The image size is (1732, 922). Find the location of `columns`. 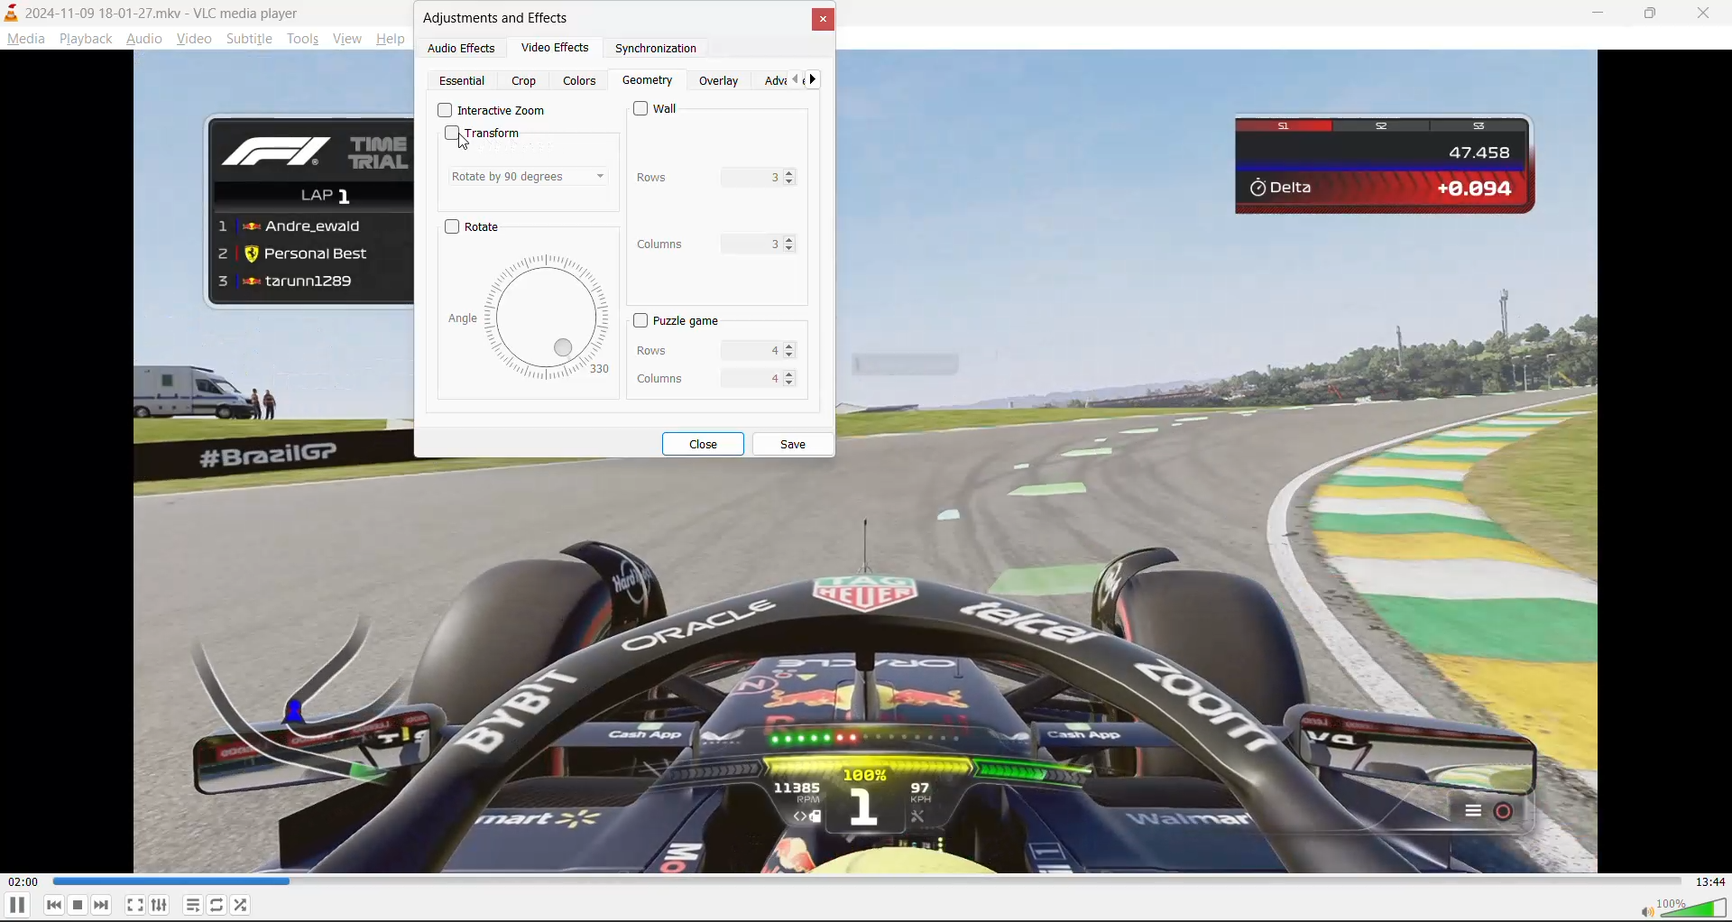

columns is located at coordinates (704, 374).